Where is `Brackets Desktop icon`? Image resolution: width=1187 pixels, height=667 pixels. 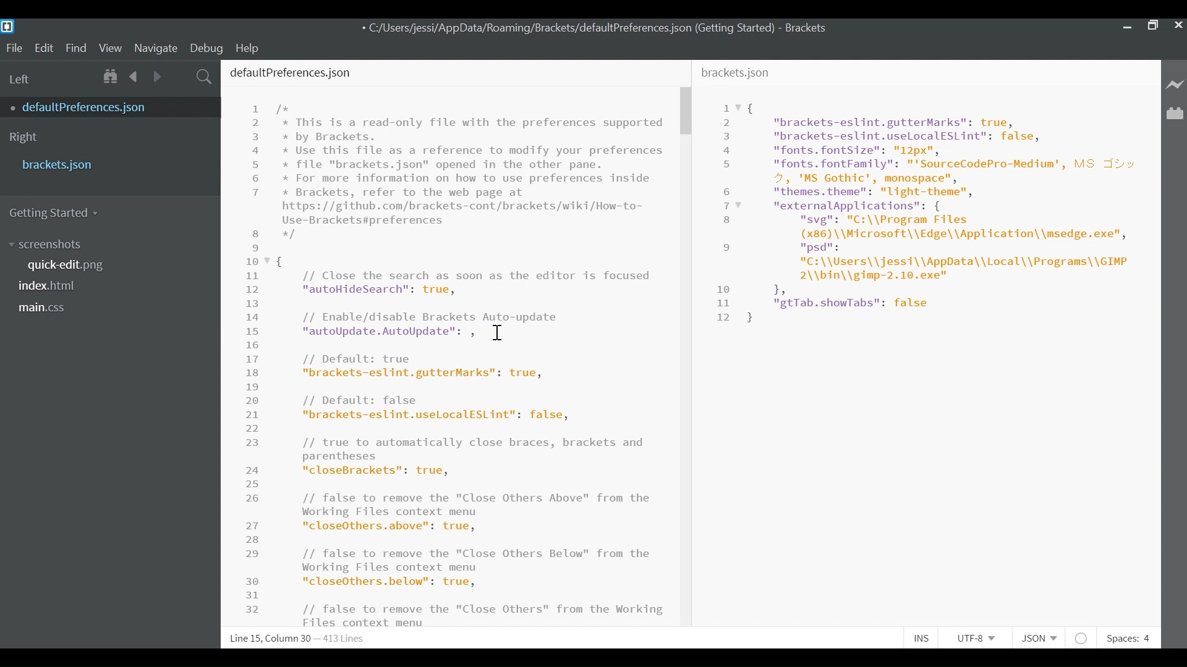 Brackets Desktop icon is located at coordinates (11, 26).